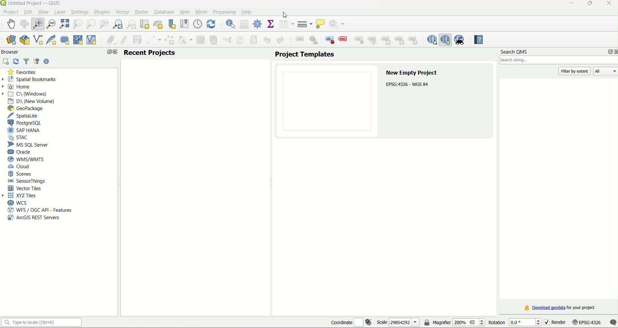 The image size is (618, 328). I want to click on Sensor Things, so click(27, 181).